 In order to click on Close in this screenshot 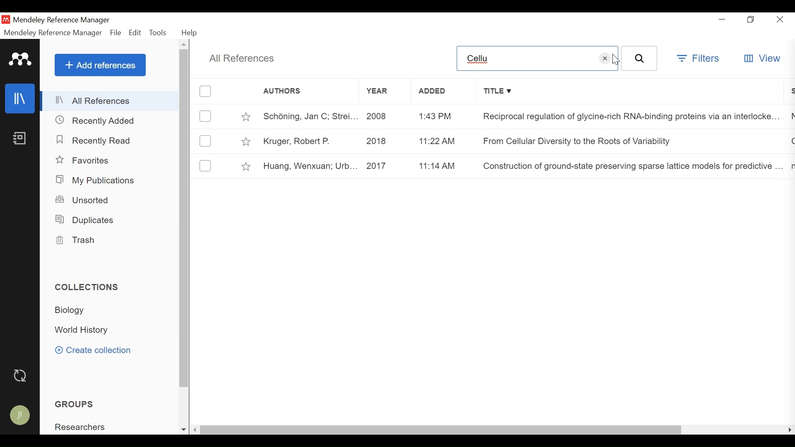, I will do `click(781, 19)`.